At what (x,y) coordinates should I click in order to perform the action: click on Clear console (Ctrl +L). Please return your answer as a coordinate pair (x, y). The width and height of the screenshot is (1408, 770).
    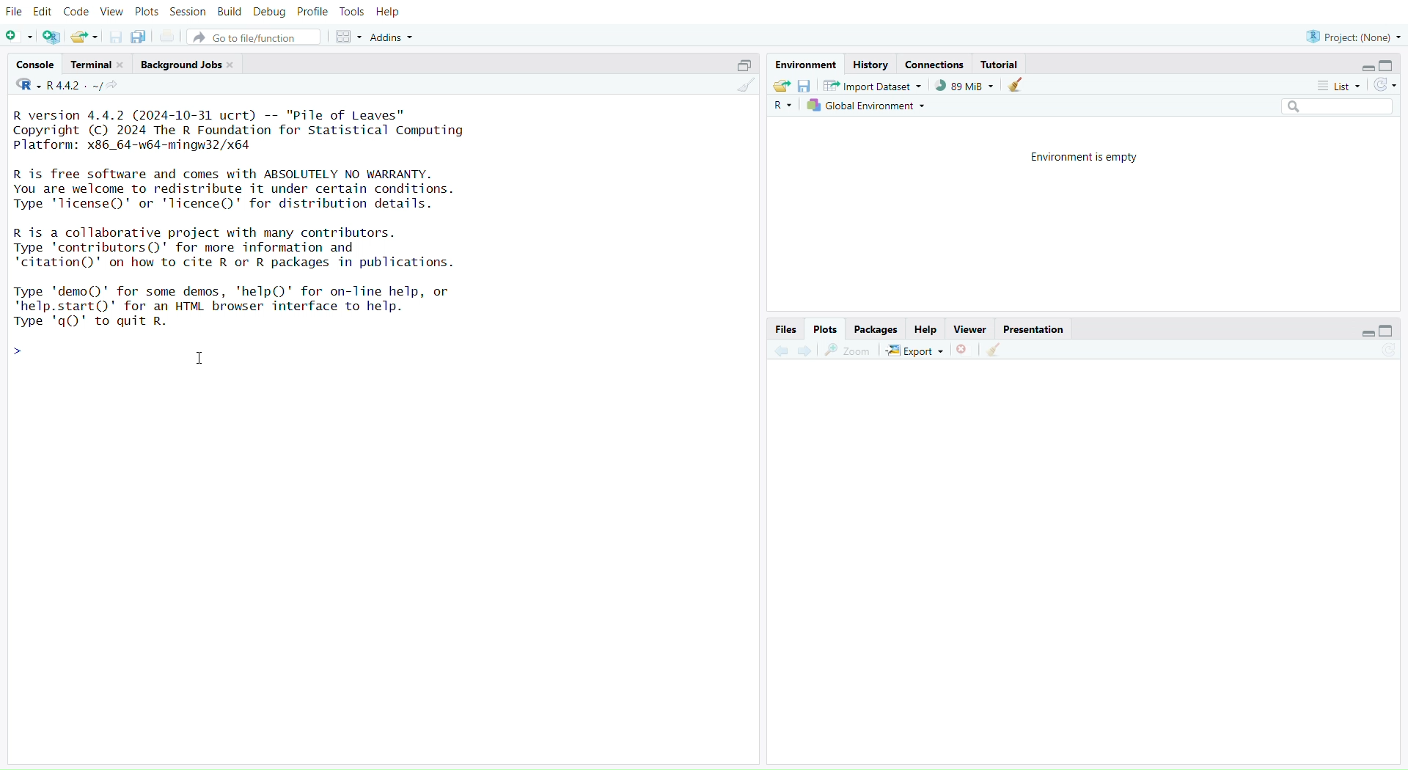
    Looking at the image, I should click on (742, 87).